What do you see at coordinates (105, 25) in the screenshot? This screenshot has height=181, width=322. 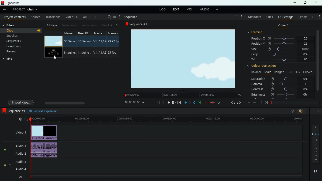 I see `rend` at bounding box center [105, 25].